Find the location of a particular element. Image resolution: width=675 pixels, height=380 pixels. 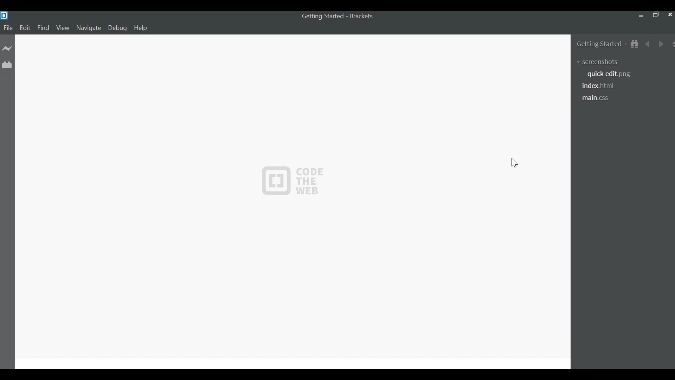

Getting Started is located at coordinates (601, 45).